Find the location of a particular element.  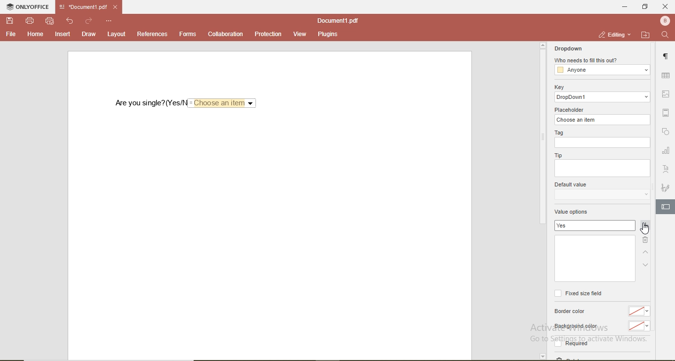

paragraph is located at coordinates (667, 54).